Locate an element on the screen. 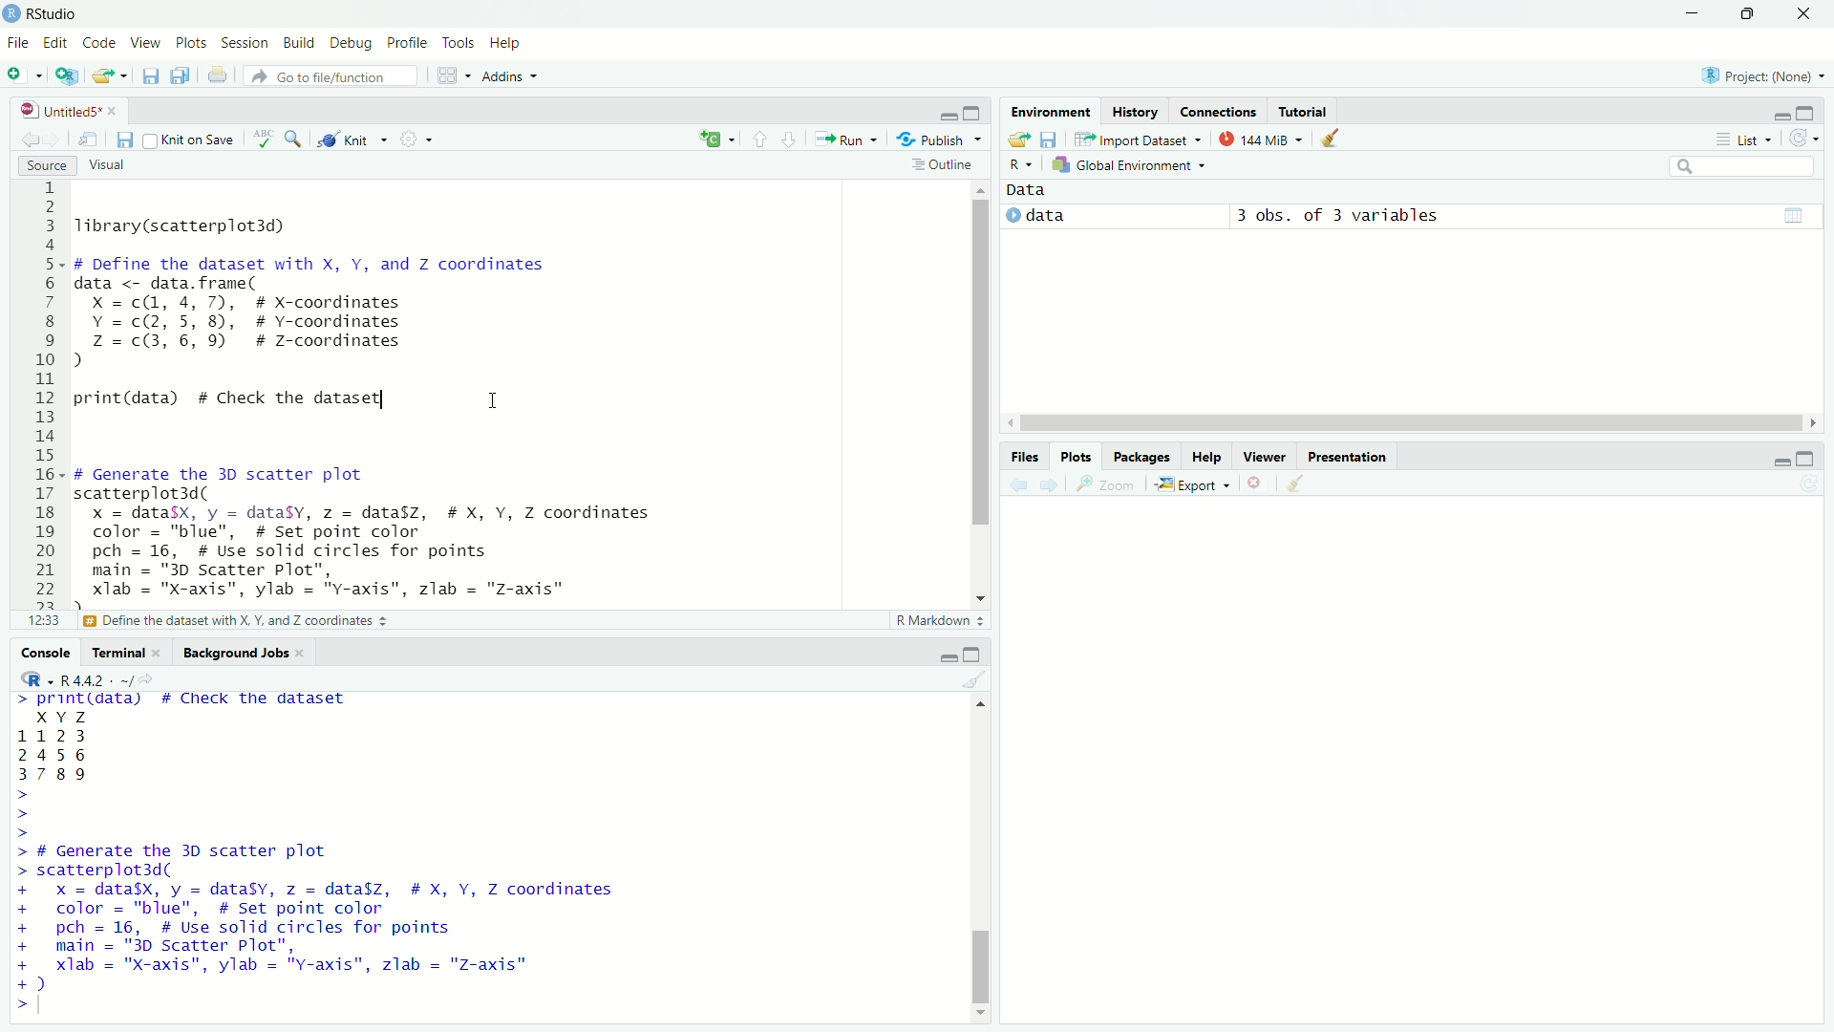  RStudio is located at coordinates (59, 13).